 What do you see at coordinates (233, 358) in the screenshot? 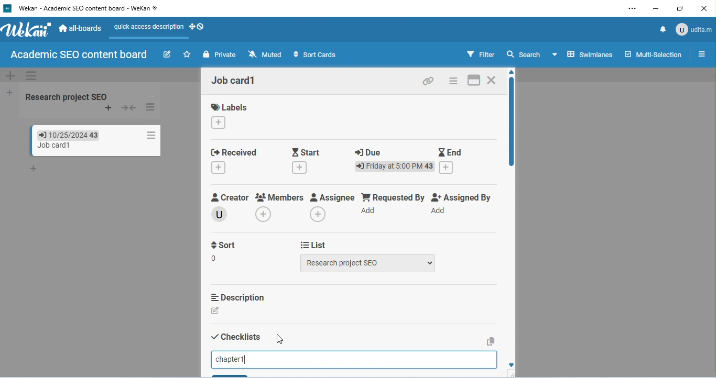
I see `chapter1 is typed as a checklist name` at bounding box center [233, 358].